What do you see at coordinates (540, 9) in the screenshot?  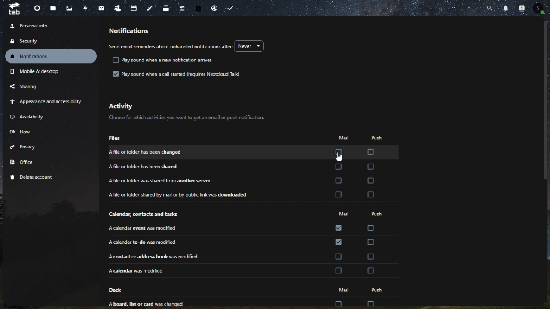 I see `account icon` at bounding box center [540, 9].